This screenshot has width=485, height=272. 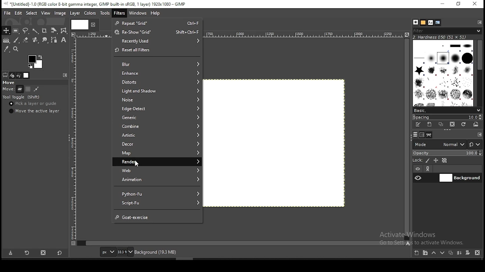 I want to click on filters, so click(x=119, y=13).